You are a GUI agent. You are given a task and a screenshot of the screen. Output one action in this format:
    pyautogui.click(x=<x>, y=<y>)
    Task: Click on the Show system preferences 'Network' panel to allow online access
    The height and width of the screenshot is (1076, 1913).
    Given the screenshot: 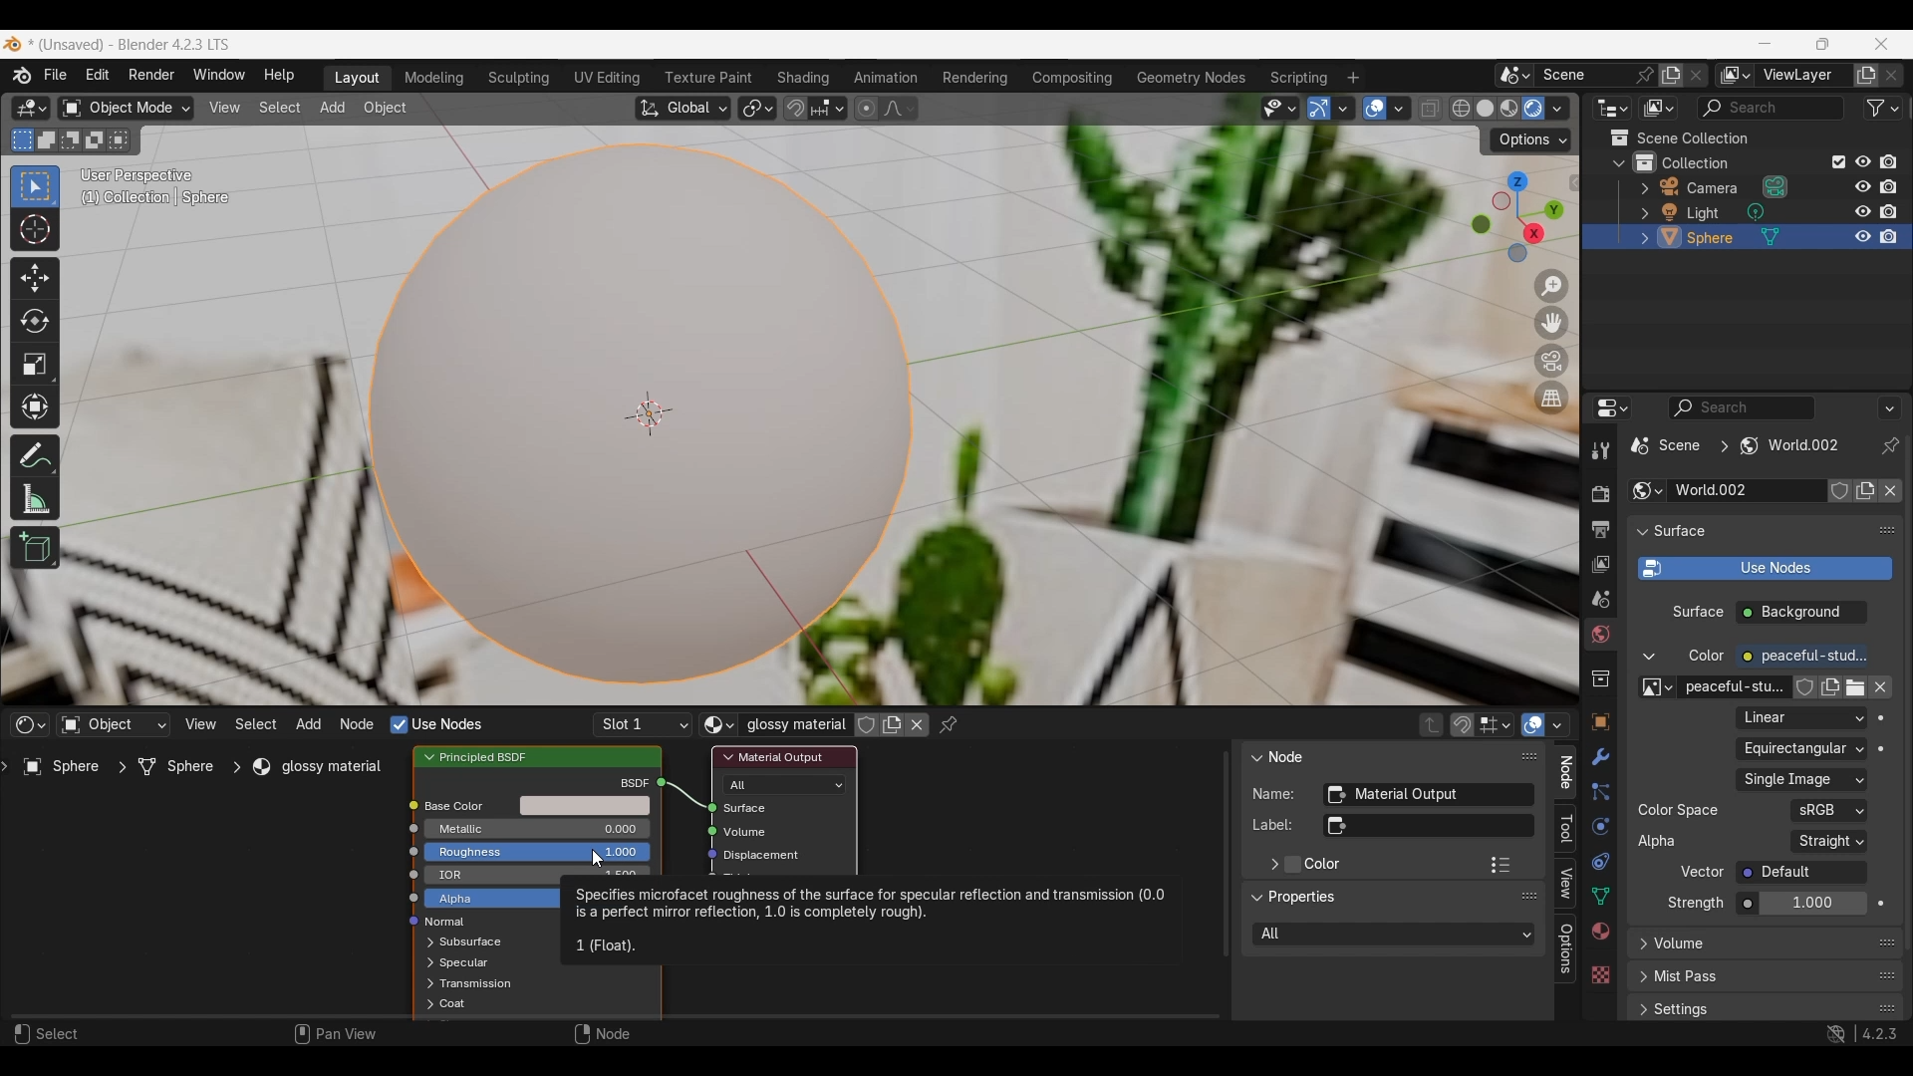 What is the action you would take?
    pyautogui.click(x=1836, y=1034)
    